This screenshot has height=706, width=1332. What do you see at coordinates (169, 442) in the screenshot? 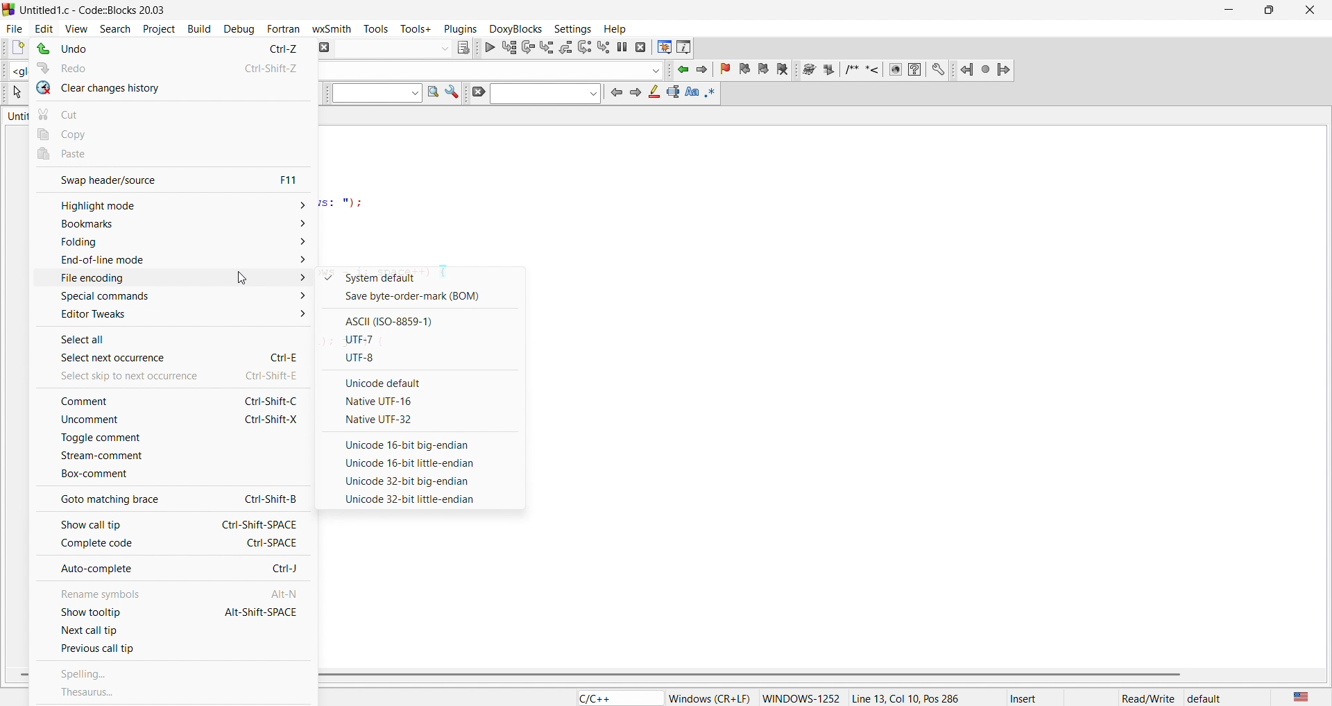
I see `toggle comment` at bounding box center [169, 442].